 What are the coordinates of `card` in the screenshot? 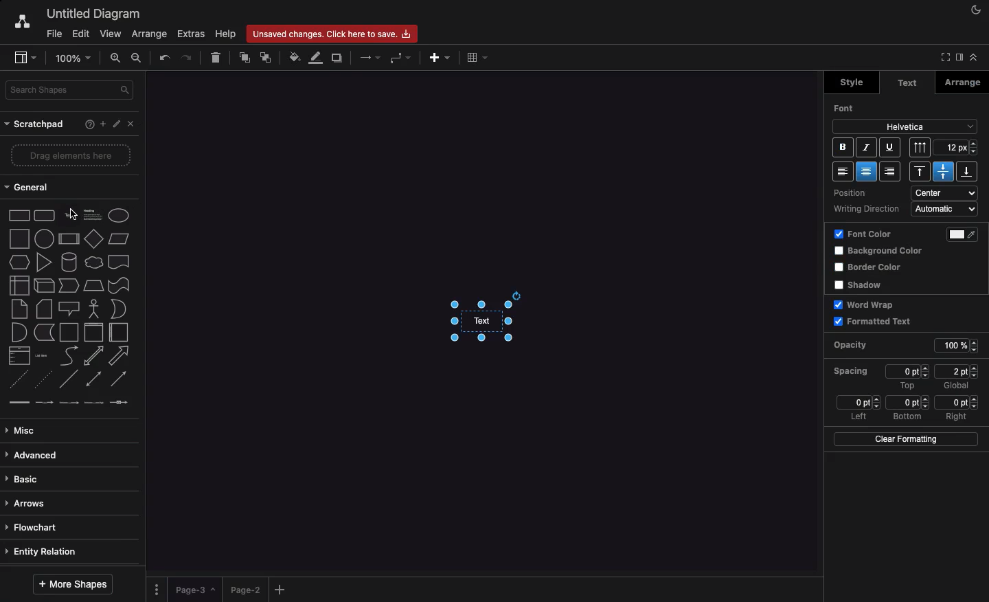 It's located at (45, 308).